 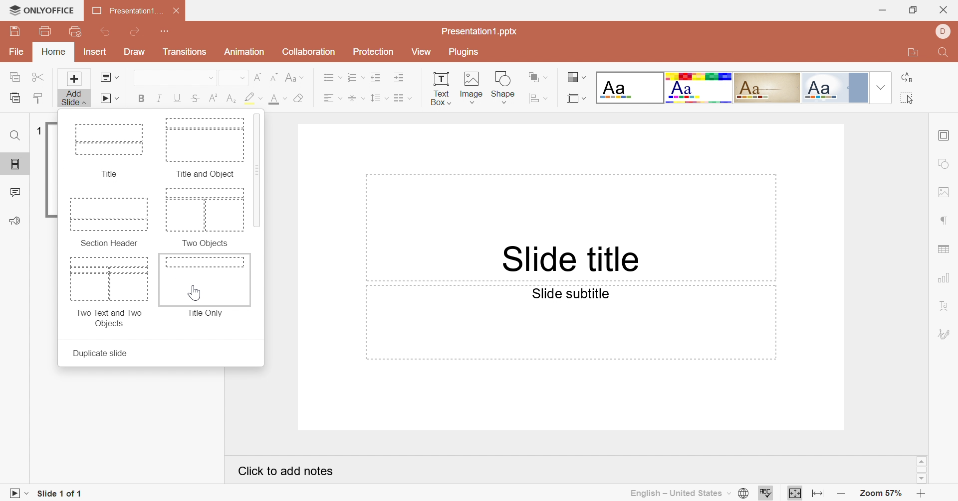 What do you see at coordinates (16, 52) in the screenshot?
I see `File` at bounding box center [16, 52].